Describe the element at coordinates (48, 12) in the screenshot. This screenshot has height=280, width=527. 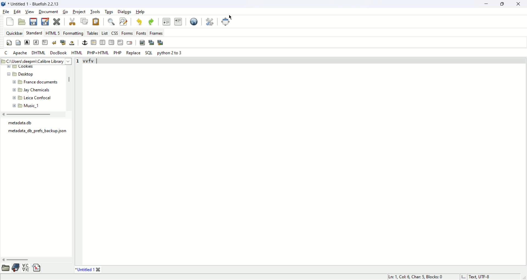
I see `document` at that location.